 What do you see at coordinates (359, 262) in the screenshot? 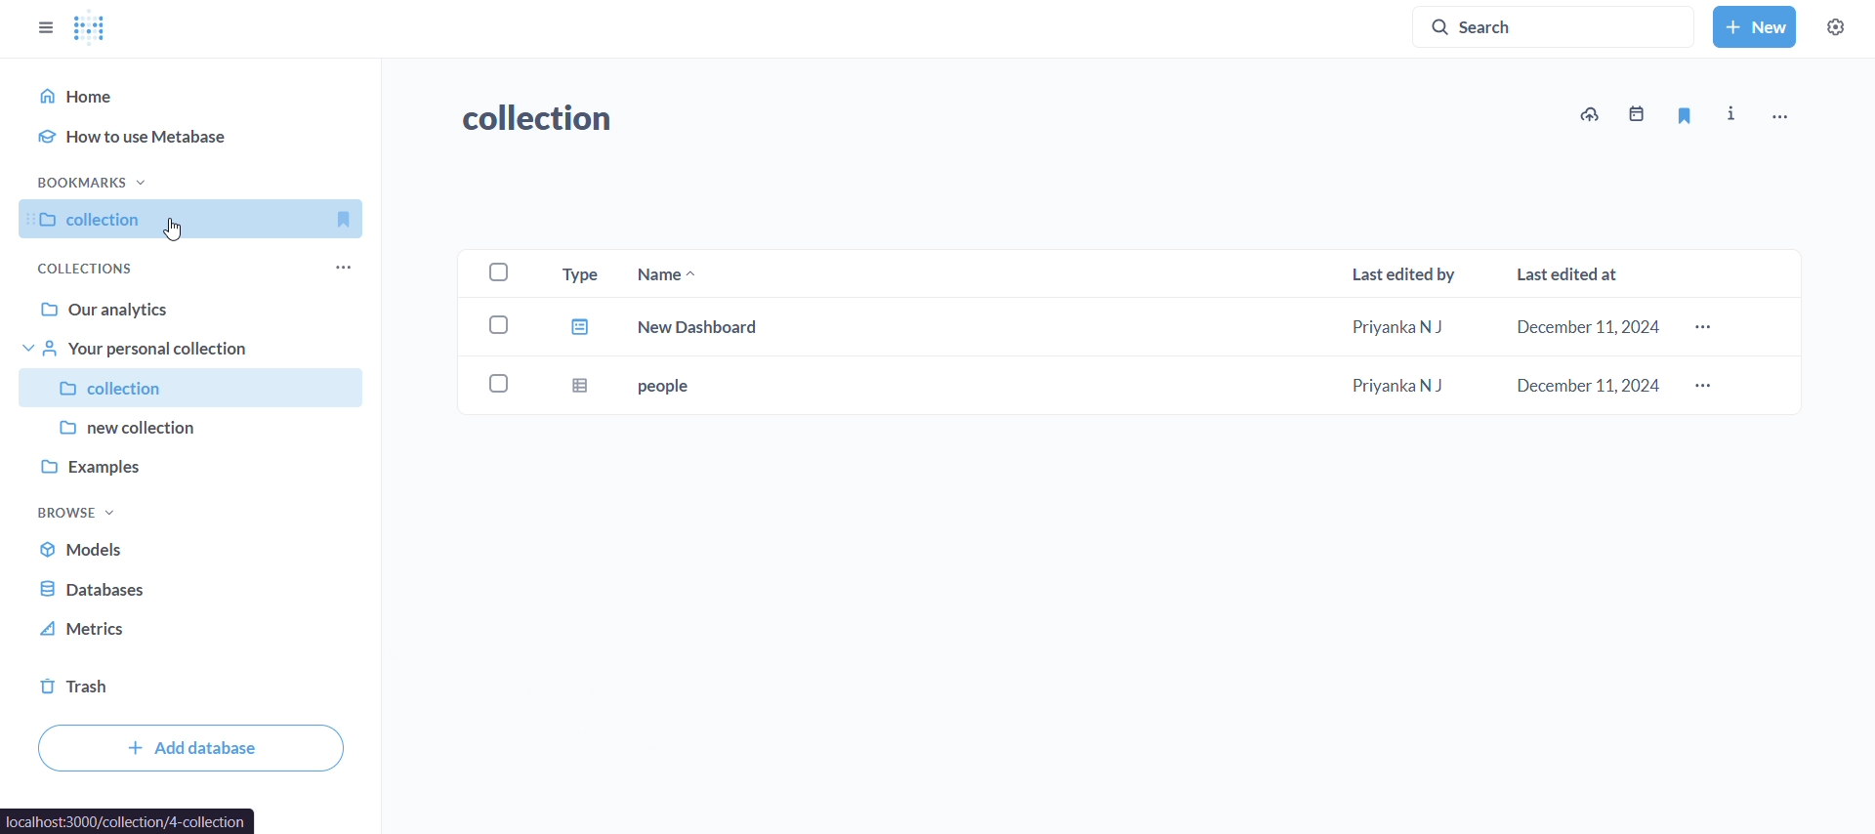
I see `collection  menu` at bounding box center [359, 262].